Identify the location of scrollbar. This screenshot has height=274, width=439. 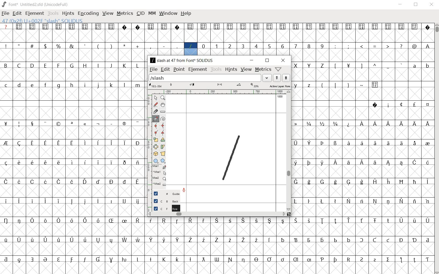
(289, 151).